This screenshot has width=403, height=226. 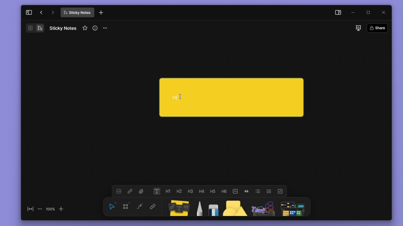 I want to click on new tab, so click(x=104, y=13).